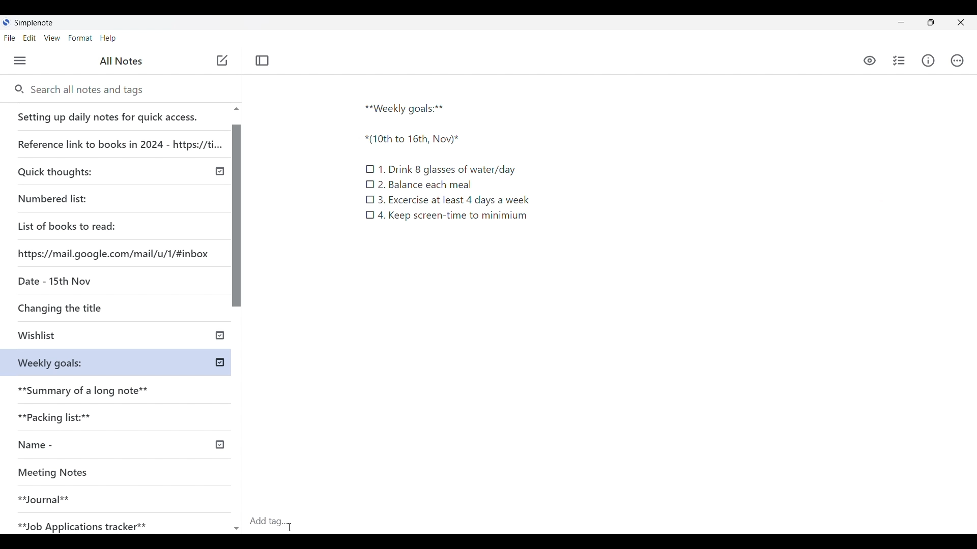  I want to click on published, so click(220, 171).